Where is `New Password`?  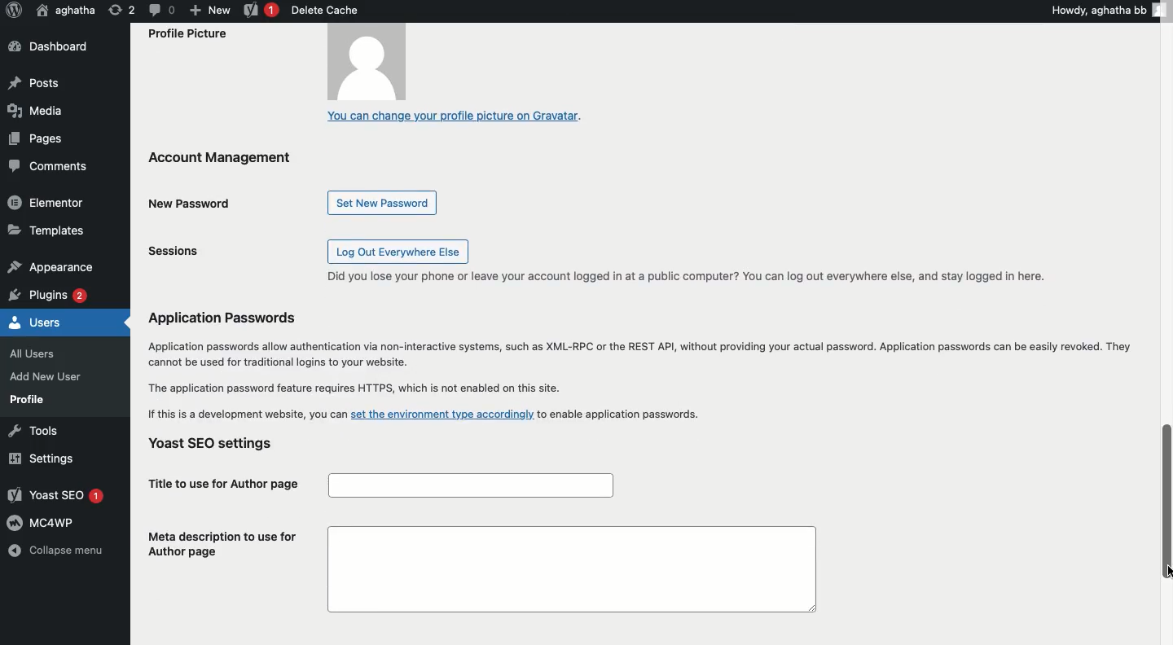 New Password is located at coordinates (193, 204).